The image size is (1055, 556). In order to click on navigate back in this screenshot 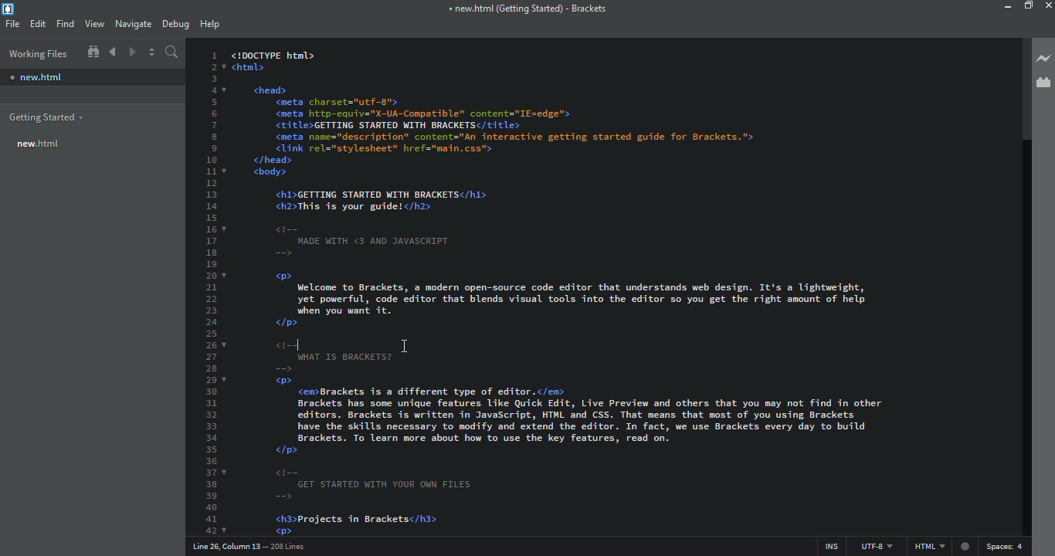, I will do `click(113, 52)`.